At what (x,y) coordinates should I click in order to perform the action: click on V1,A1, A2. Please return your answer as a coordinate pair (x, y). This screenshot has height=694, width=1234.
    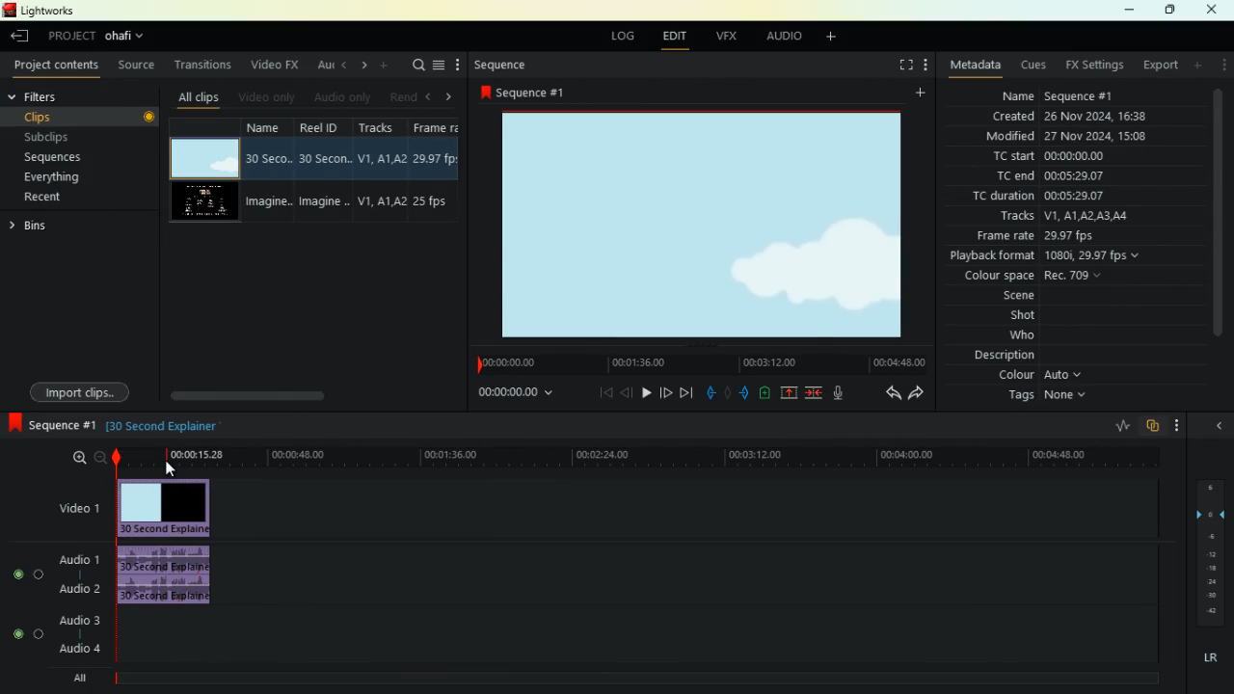
    Looking at the image, I should click on (381, 159).